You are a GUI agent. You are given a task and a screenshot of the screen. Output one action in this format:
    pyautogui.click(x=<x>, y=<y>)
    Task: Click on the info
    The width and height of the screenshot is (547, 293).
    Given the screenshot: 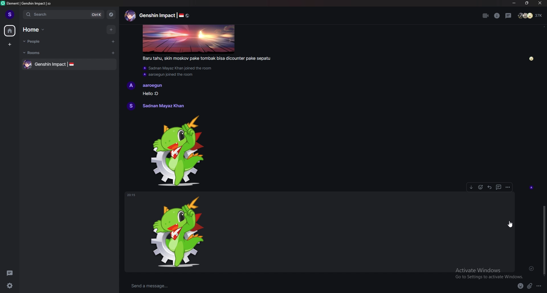 What is the action you would take?
    pyautogui.click(x=497, y=16)
    